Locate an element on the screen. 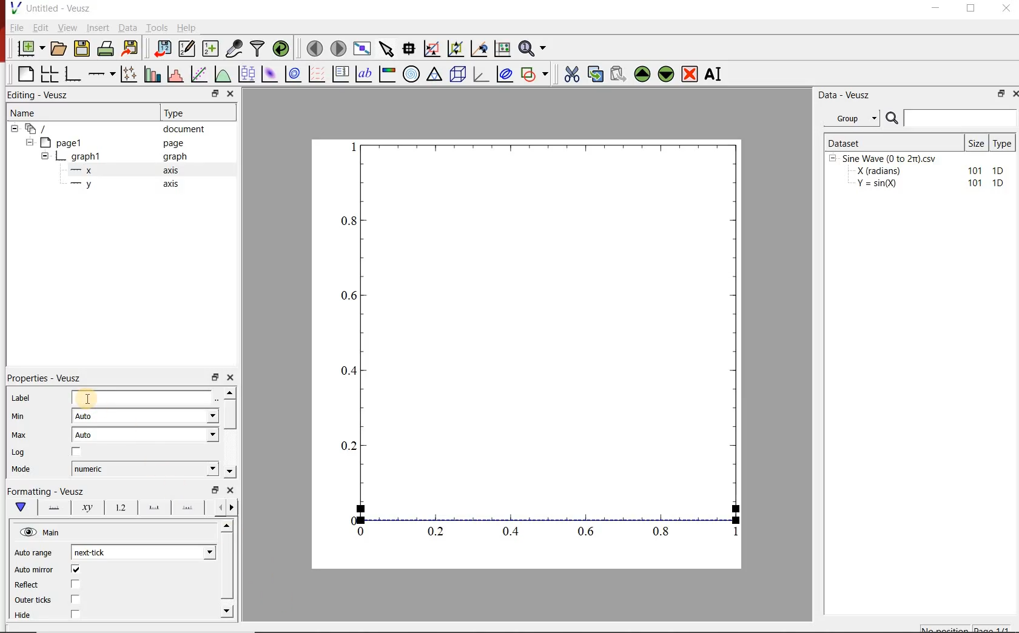 The width and height of the screenshot is (1019, 633). Close is located at coordinates (1013, 95).